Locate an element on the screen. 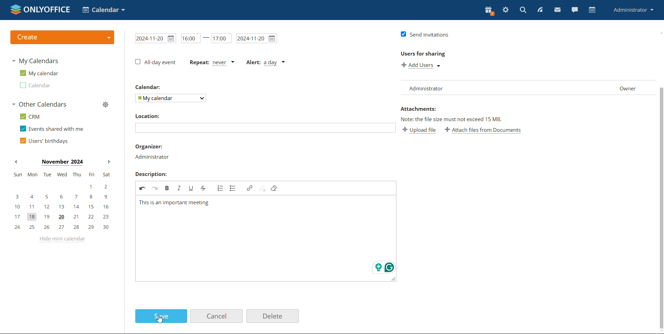 This screenshot has width=664, height=334. note: the file size must not exceed 15 mb is located at coordinates (452, 119).